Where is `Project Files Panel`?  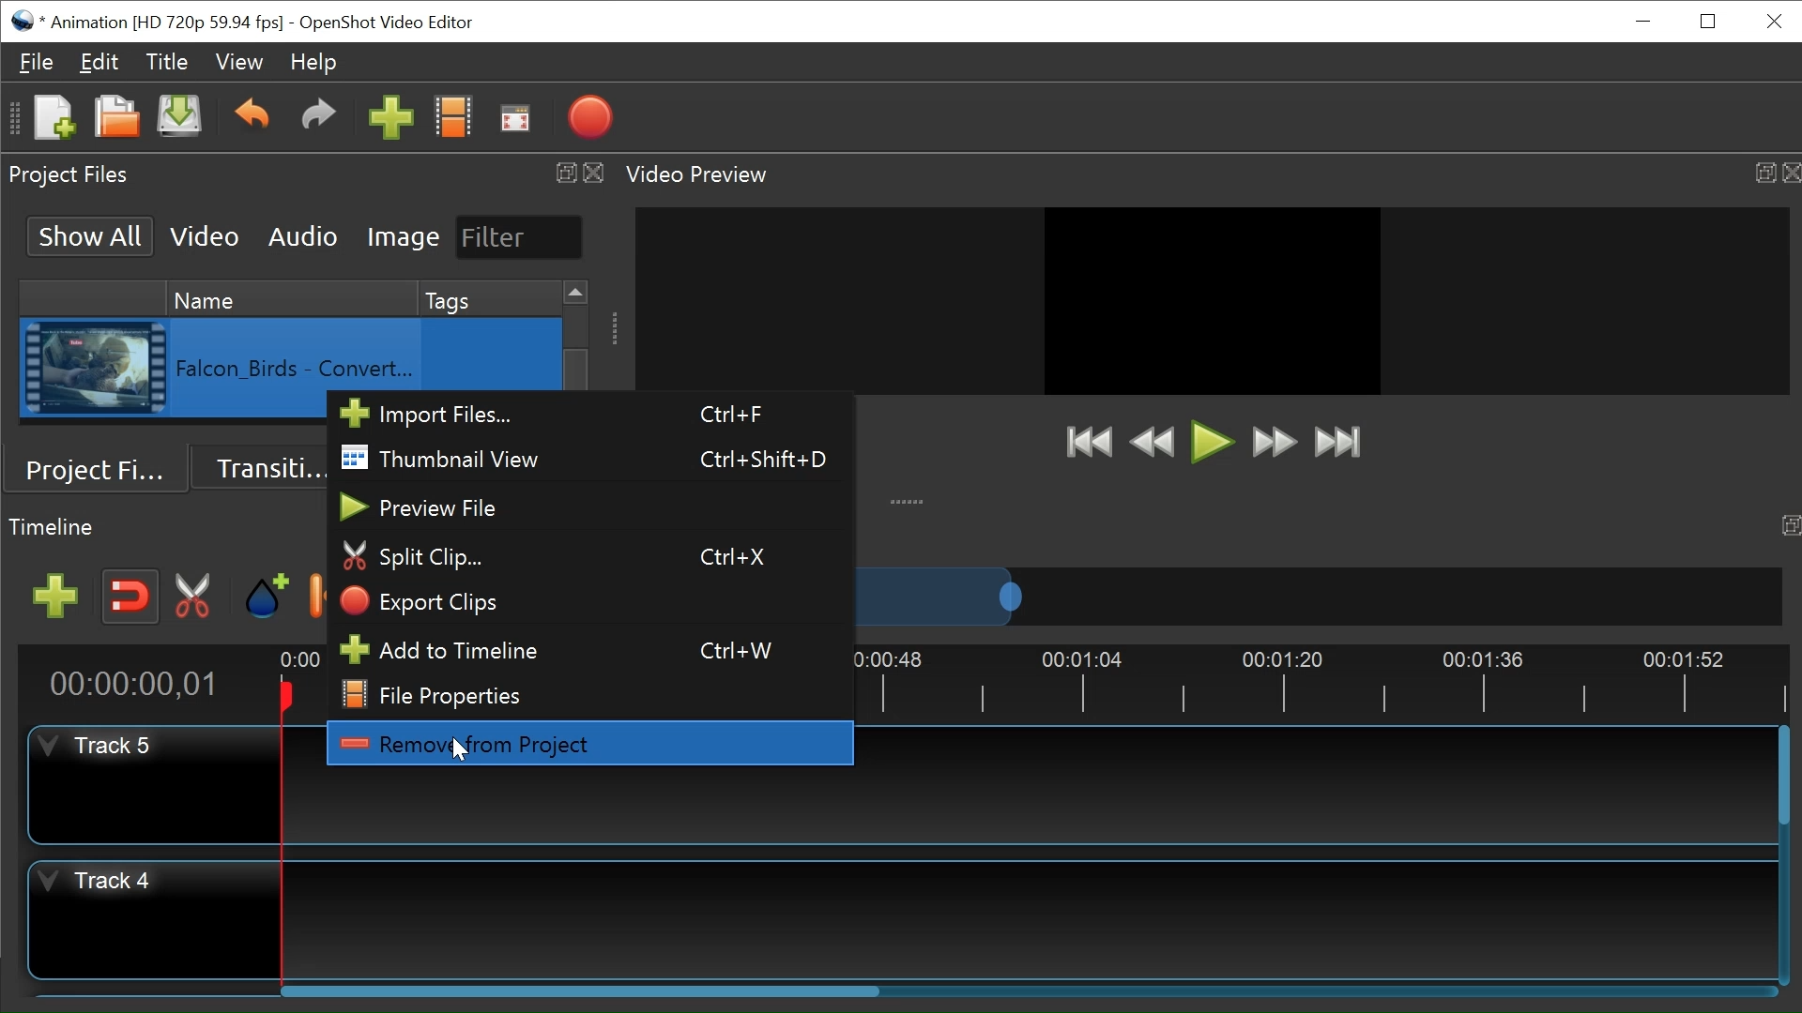 Project Files Panel is located at coordinates (71, 175).